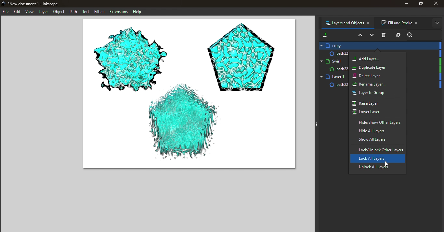  Describe the element at coordinates (60, 12) in the screenshot. I see `Object` at that location.